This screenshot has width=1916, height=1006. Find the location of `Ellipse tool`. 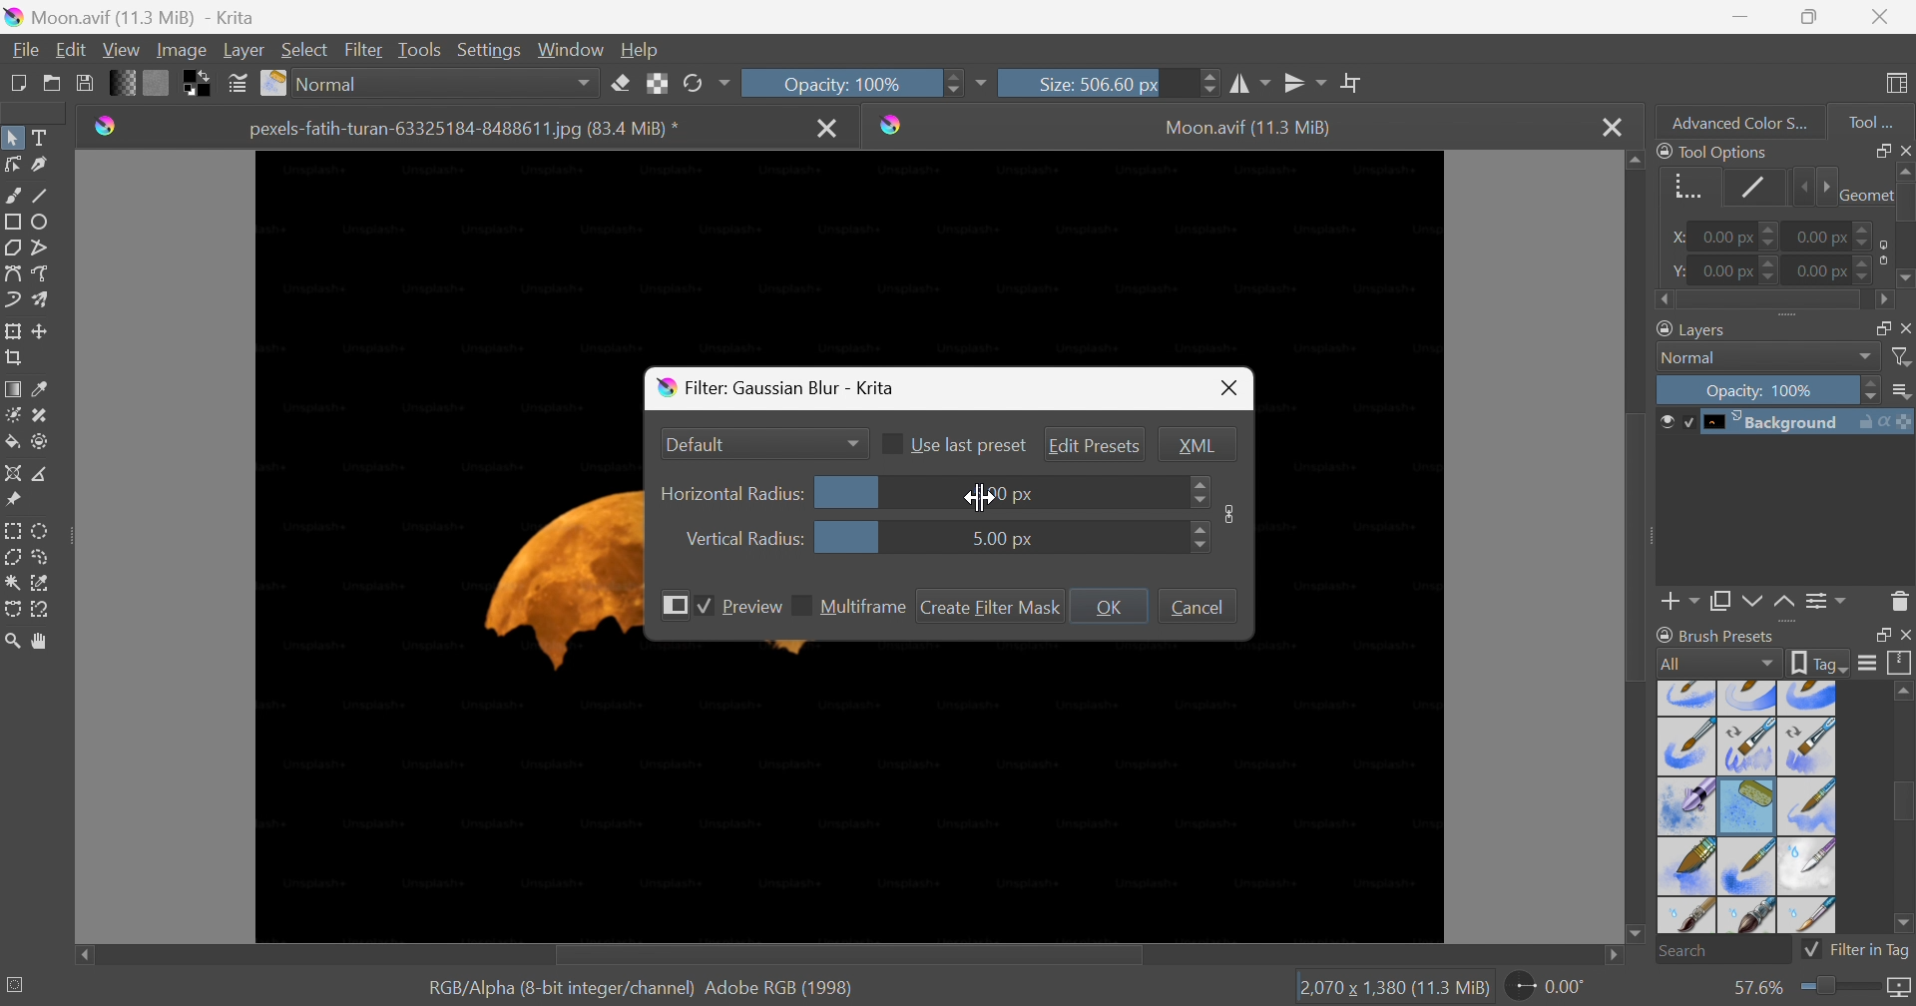

Ellipse tool is located at coordinates (41, 223).